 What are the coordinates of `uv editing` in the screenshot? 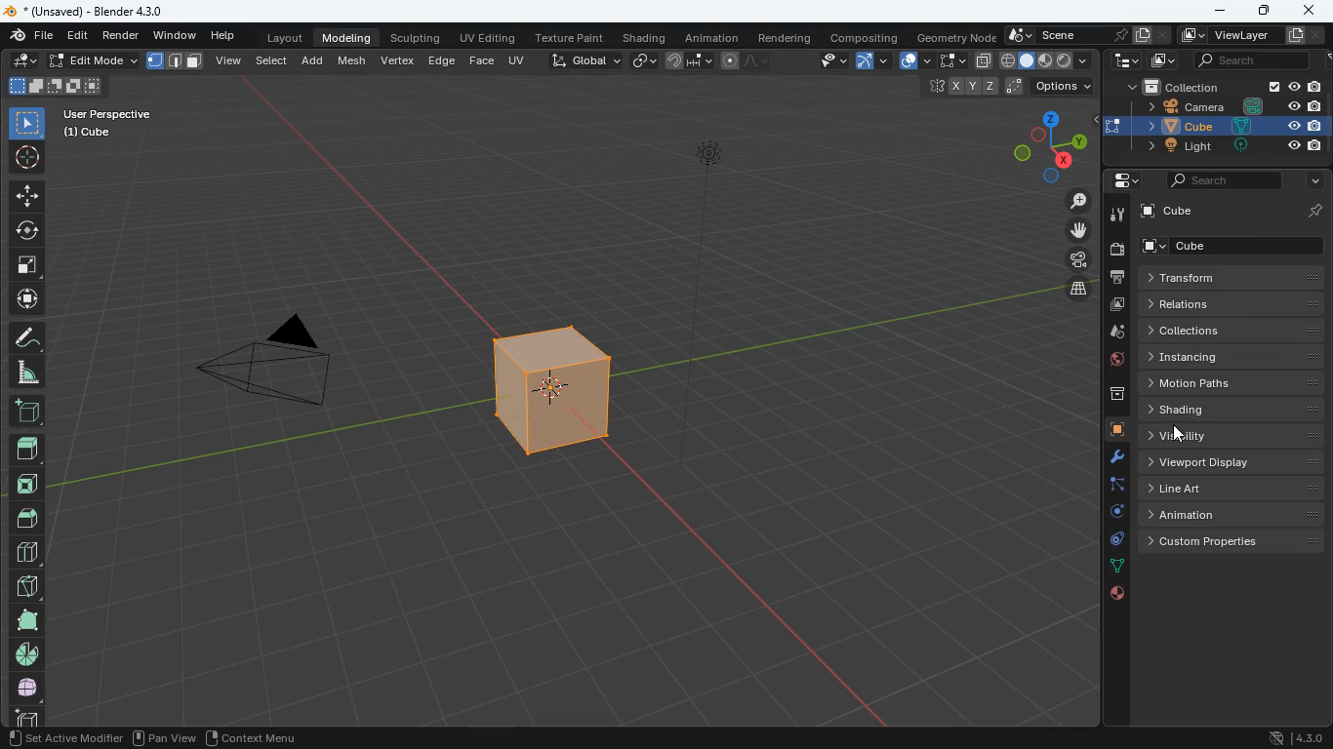 It's located at (489, 39).